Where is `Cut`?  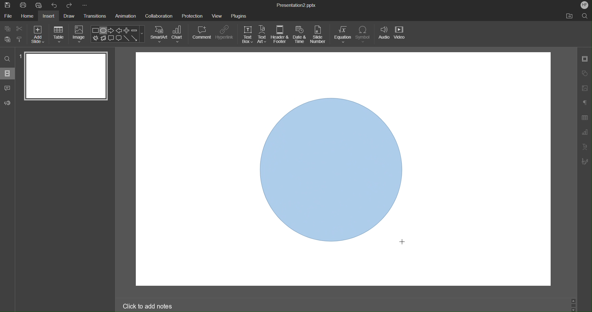
Cut is located at coordinates (20, 28).